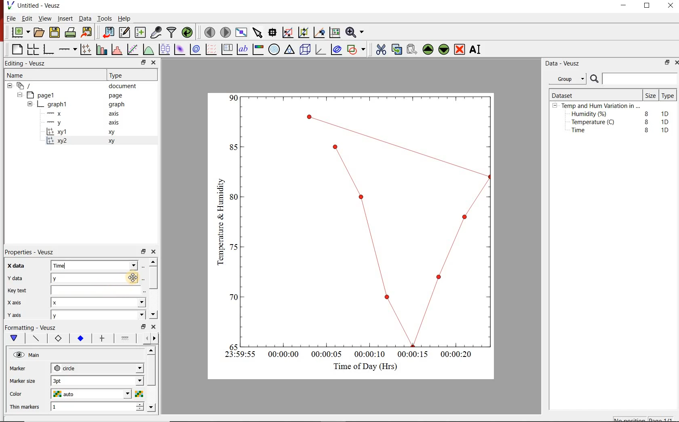  Describe the element at coordinates (28, 63) in the screenshot. I see `Editing - Veusz` at that location.